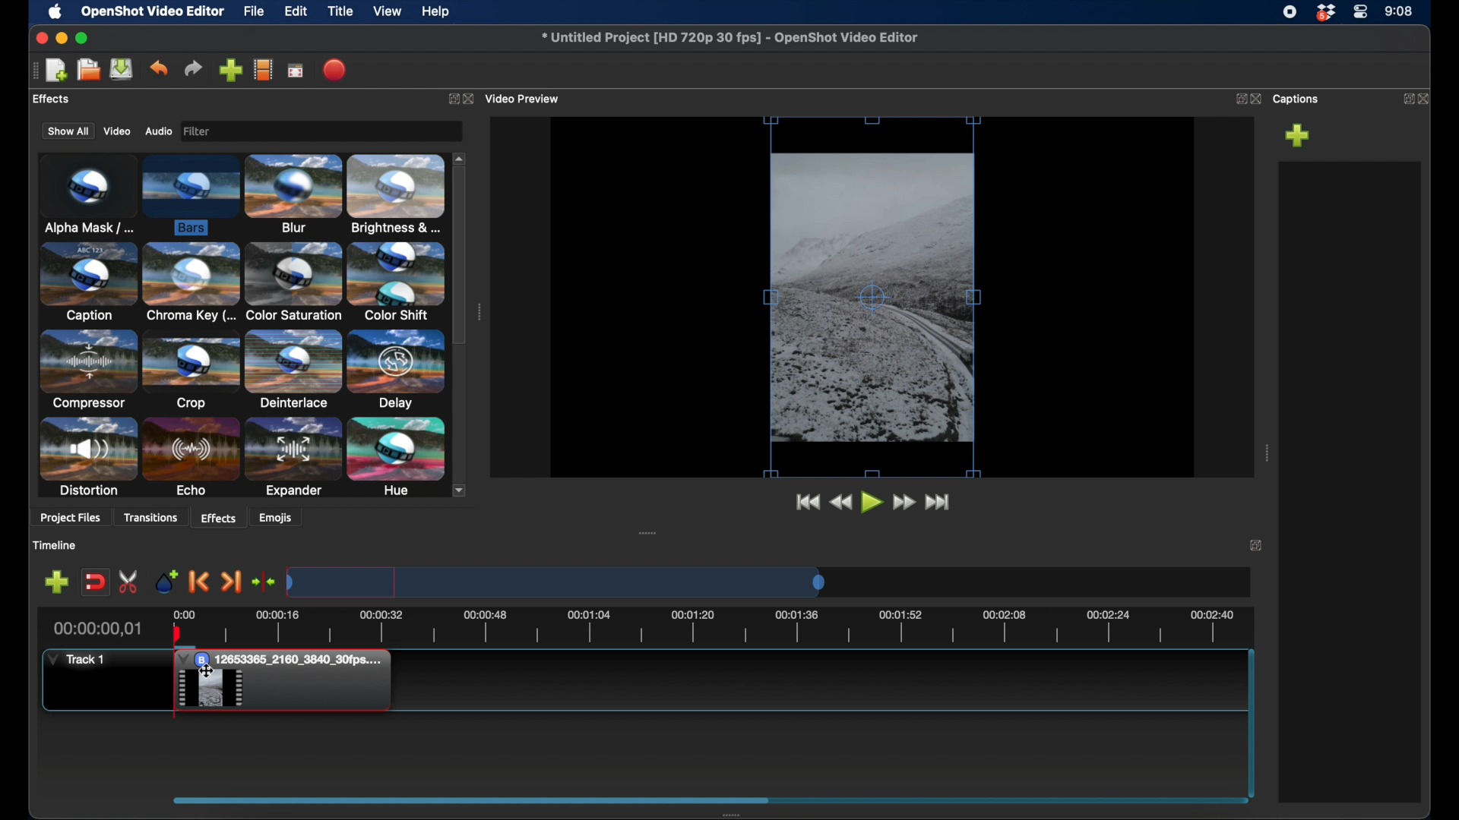 This screenshot has height=820, width=1459. Describe the element at coordinates (1290, 12) in the screenshot. I see `screen recorder icon` at that location.